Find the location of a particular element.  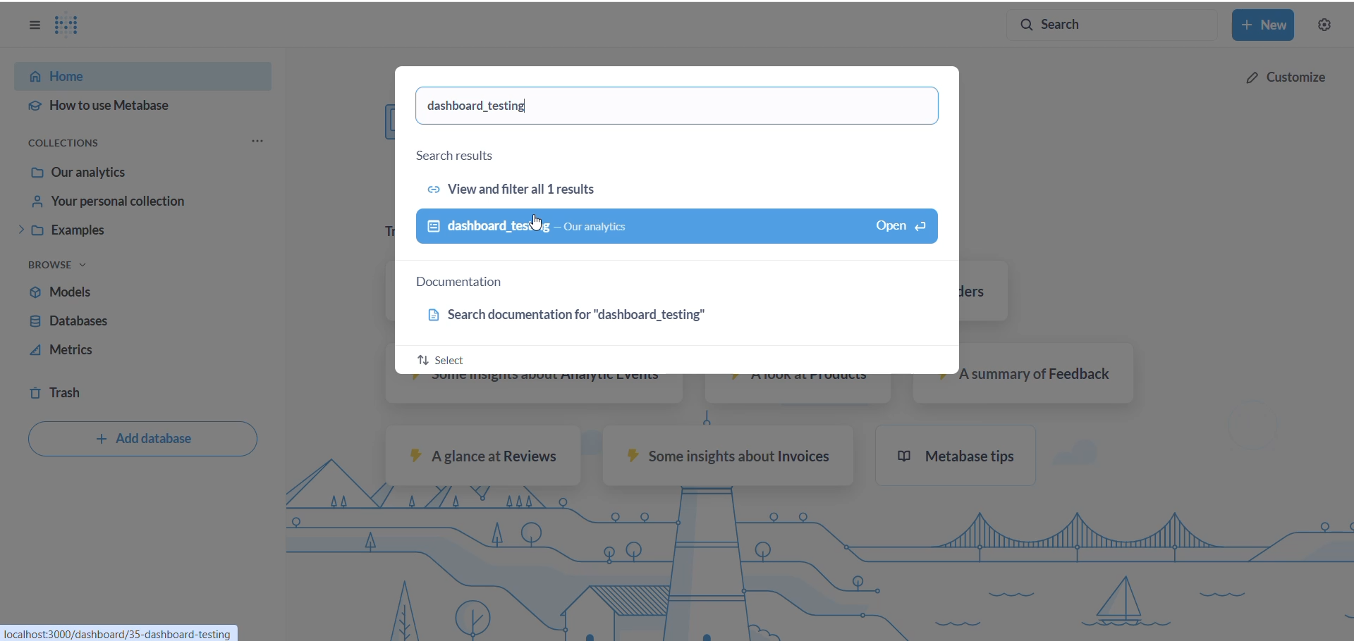

some insights about invoices sample is located at coordinates (726, 459).